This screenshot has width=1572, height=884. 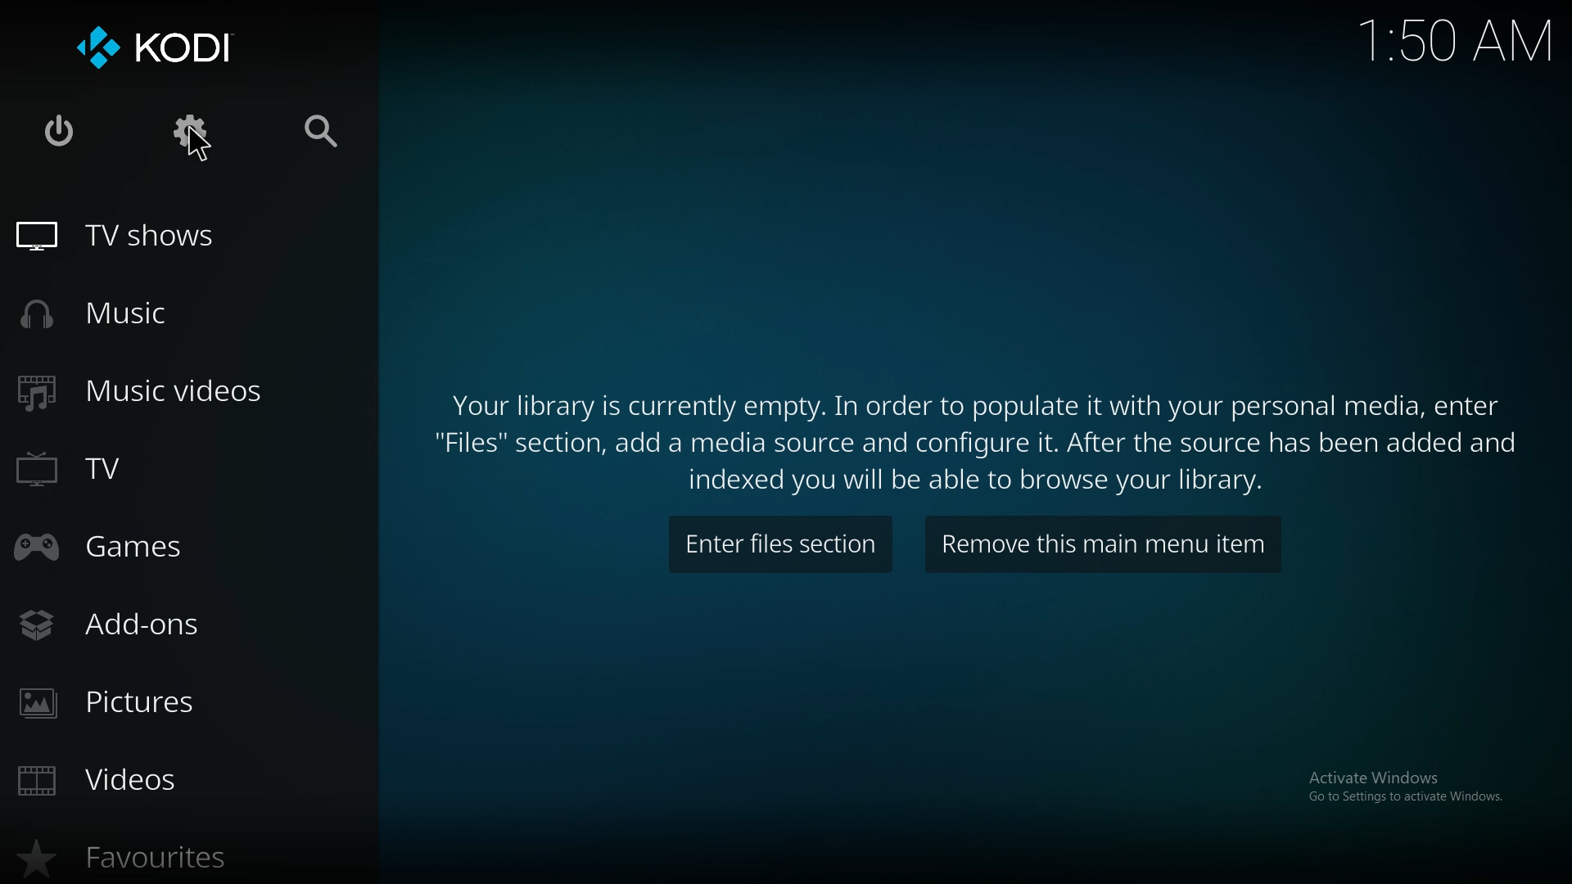 I want to click on tv shows, so click(x=131, y=237).